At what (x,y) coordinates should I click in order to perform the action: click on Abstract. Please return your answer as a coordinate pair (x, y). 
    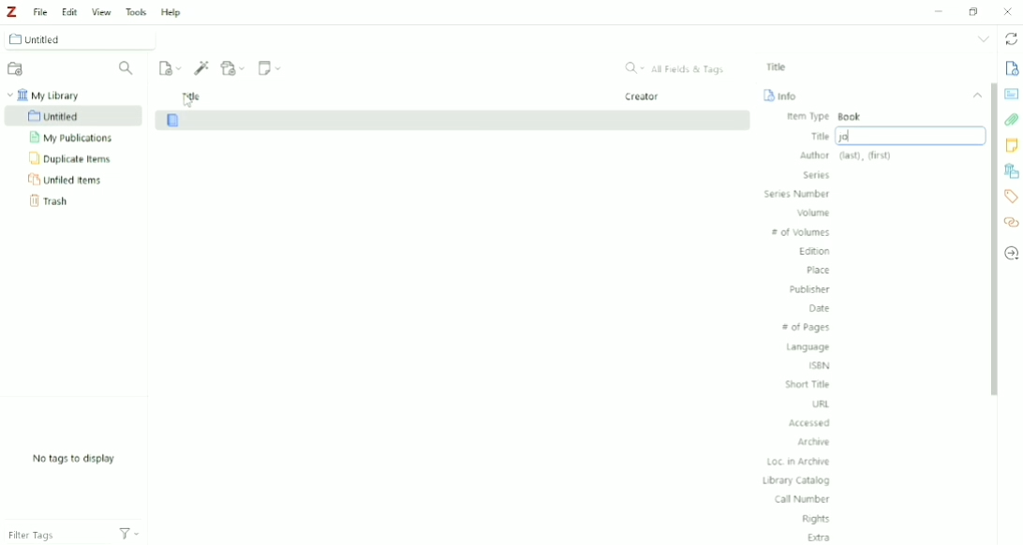
    Looking at the image, I should click on (1011, 94).